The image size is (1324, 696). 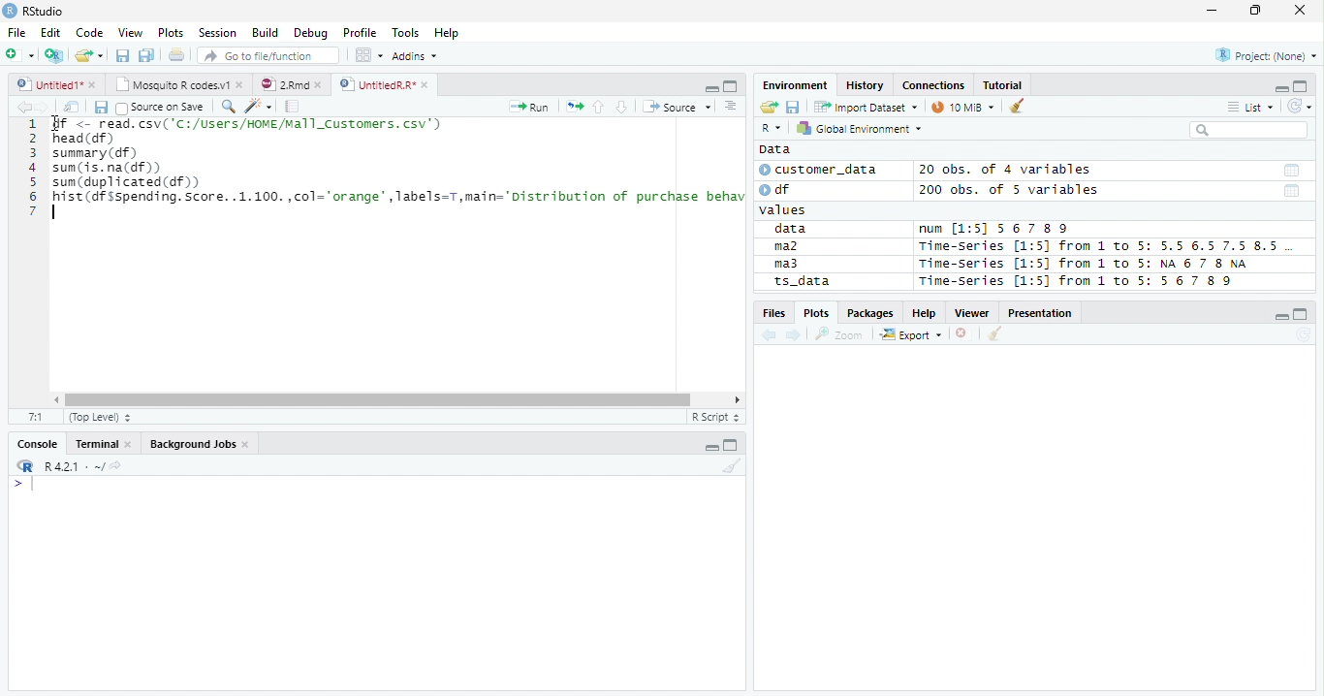 What do you see at coordinates (122, 54) in the screenshot?
I see `Save` at bounding box center [122, 54].